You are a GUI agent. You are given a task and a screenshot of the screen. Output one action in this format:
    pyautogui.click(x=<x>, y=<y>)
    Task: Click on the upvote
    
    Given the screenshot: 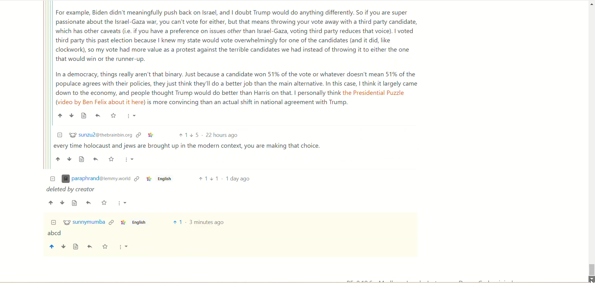 What is the action you would take?
    pyautogui.click(x=51, y=246)
    